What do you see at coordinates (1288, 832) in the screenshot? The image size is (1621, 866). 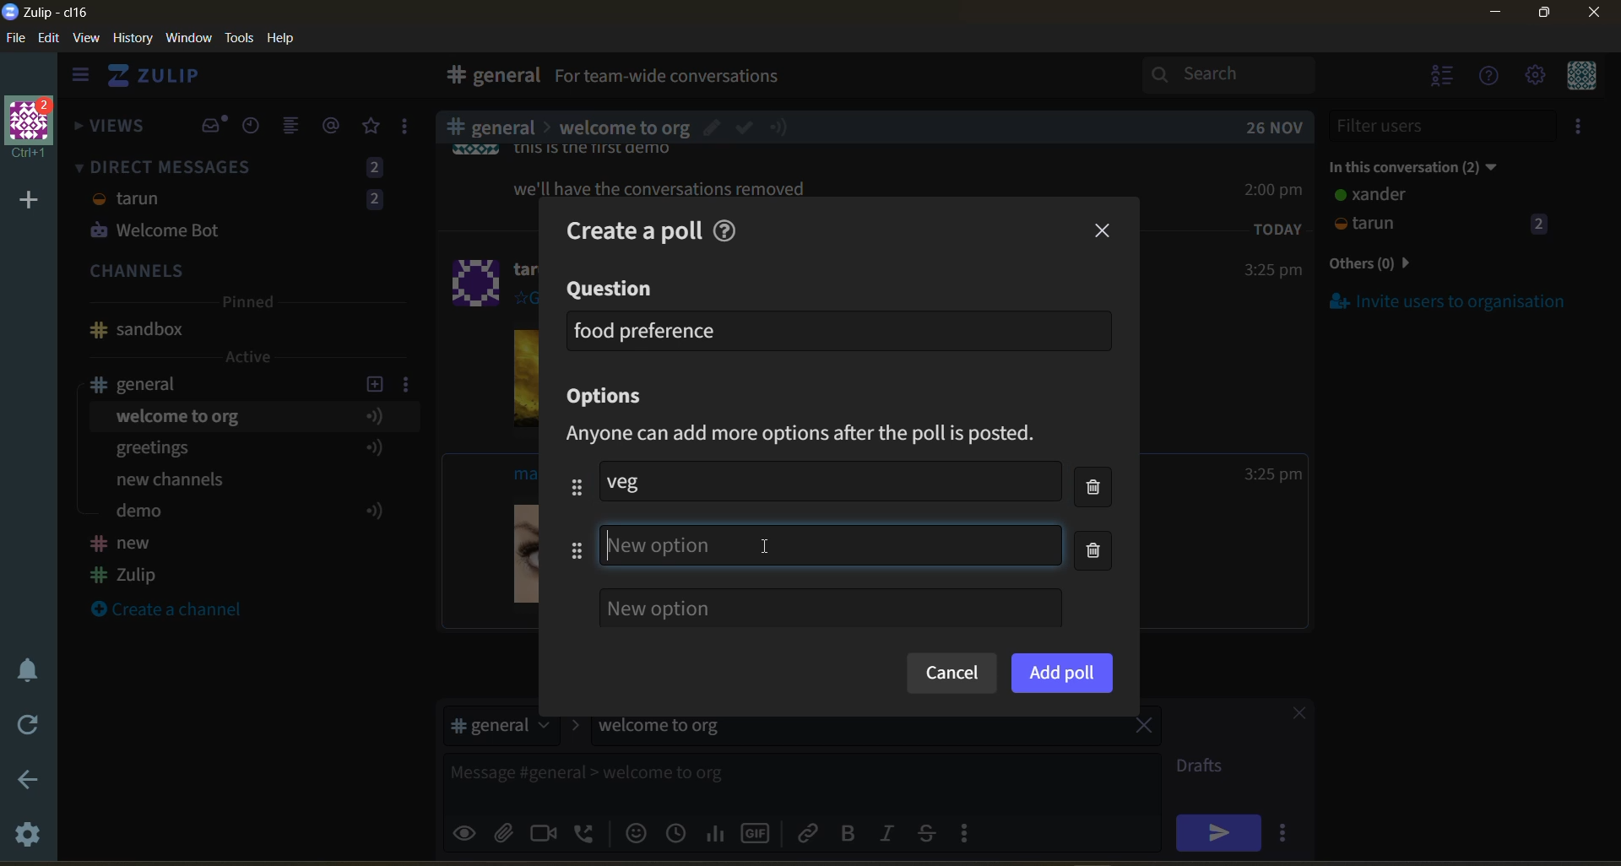 I see `send options` at bounding box center [1288, 832].